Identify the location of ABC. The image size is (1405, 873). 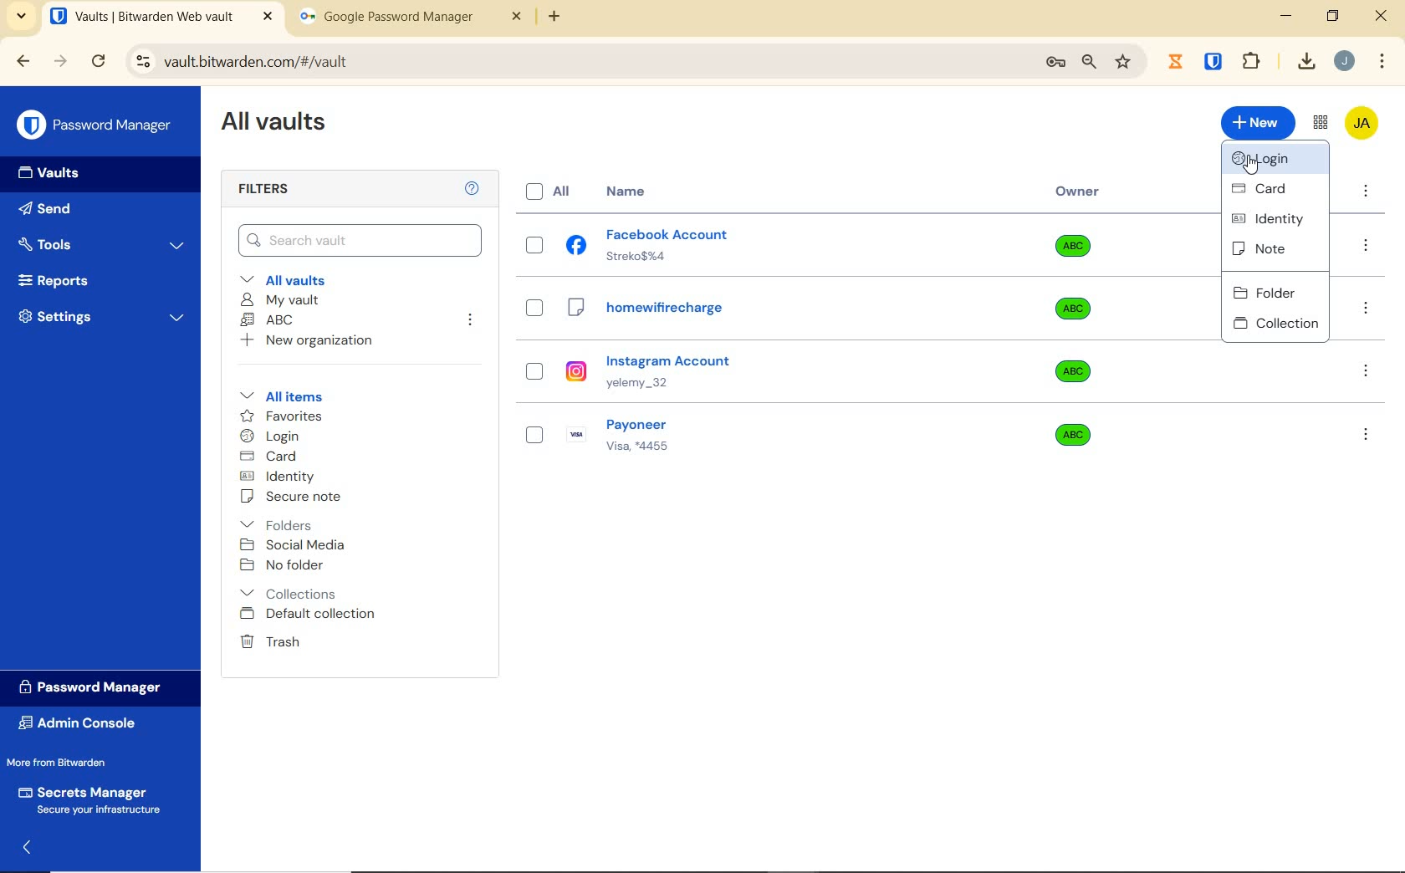
(267, 319).